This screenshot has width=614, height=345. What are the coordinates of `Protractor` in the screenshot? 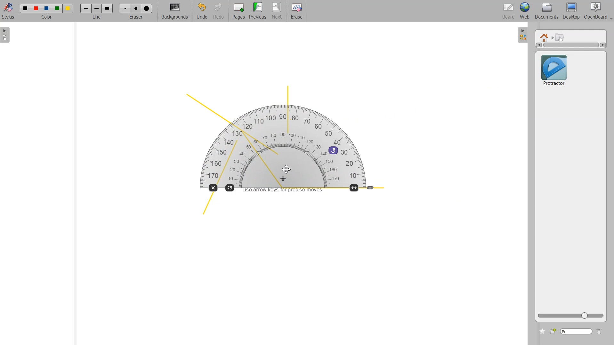 It's located at (554, 69).